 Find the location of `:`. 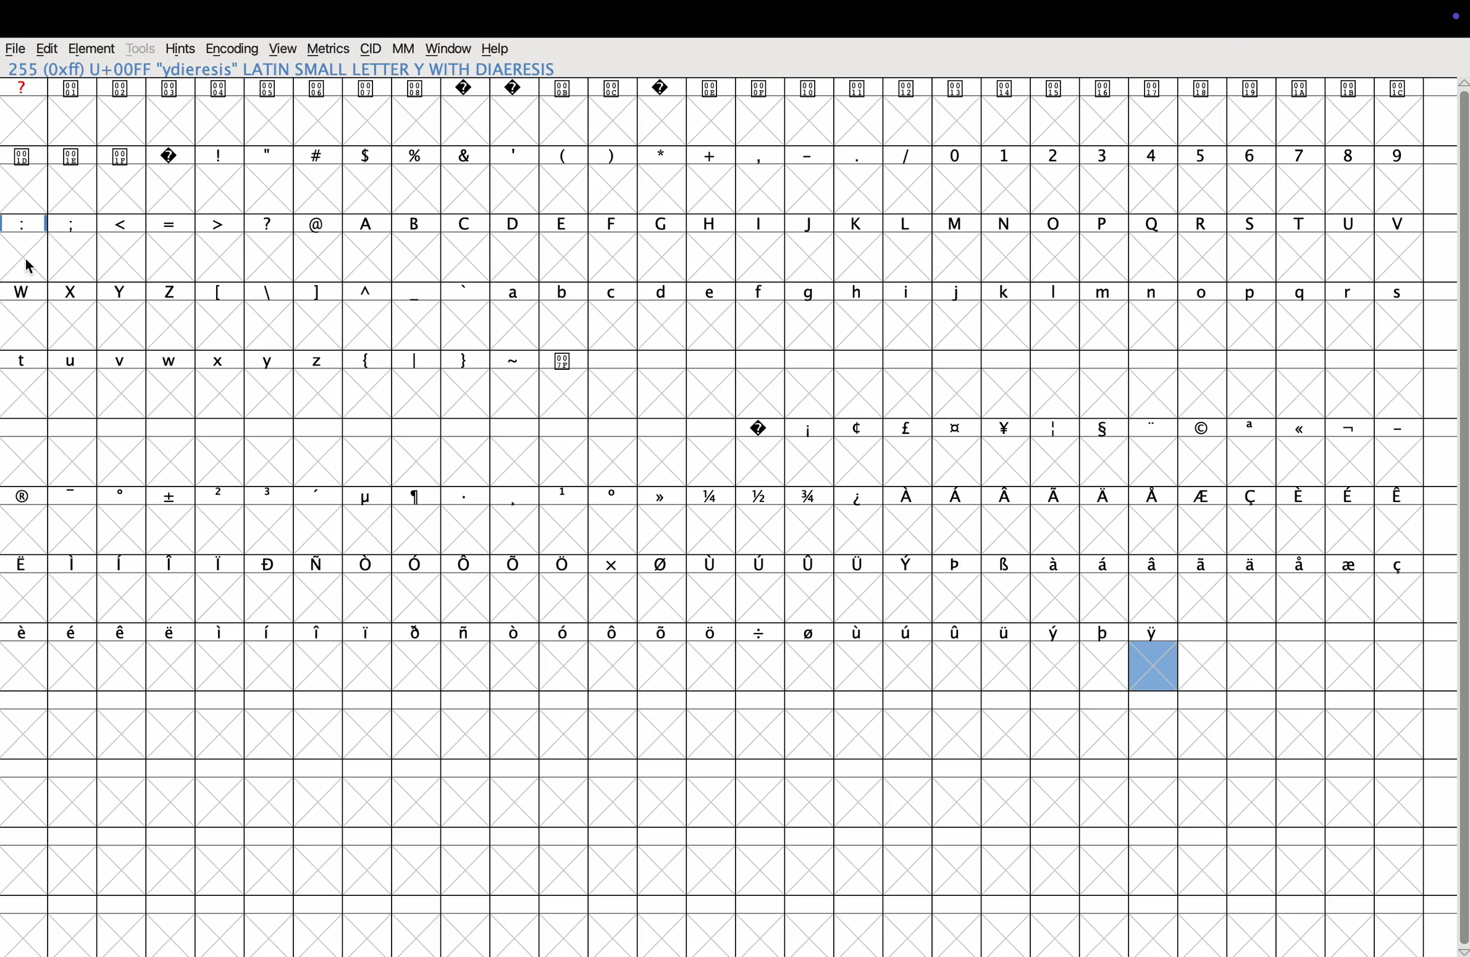

: is located at coordinates (23, 247).